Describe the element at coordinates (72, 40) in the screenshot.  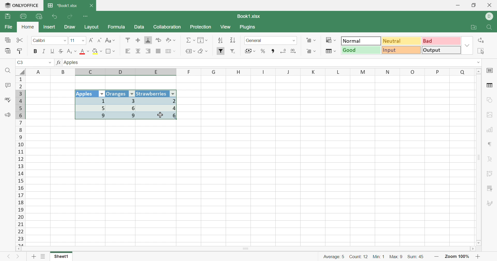
I see `11` at that location.